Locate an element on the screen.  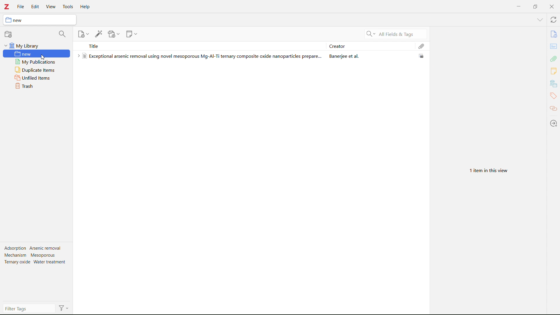
trash is located at coordinates (35, 86).